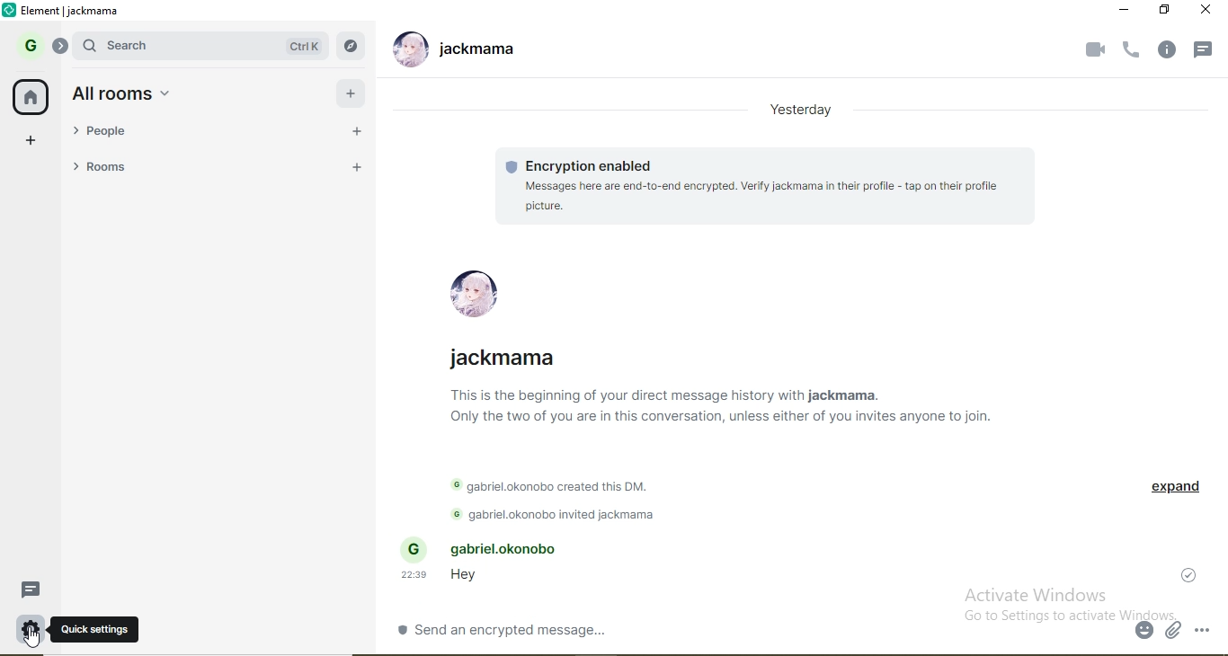 The height and width of the screenshot is (656, 1228). Describe the element at coordinates (1038, 594) in the screenshot. I see `Activate Windows` at that location.